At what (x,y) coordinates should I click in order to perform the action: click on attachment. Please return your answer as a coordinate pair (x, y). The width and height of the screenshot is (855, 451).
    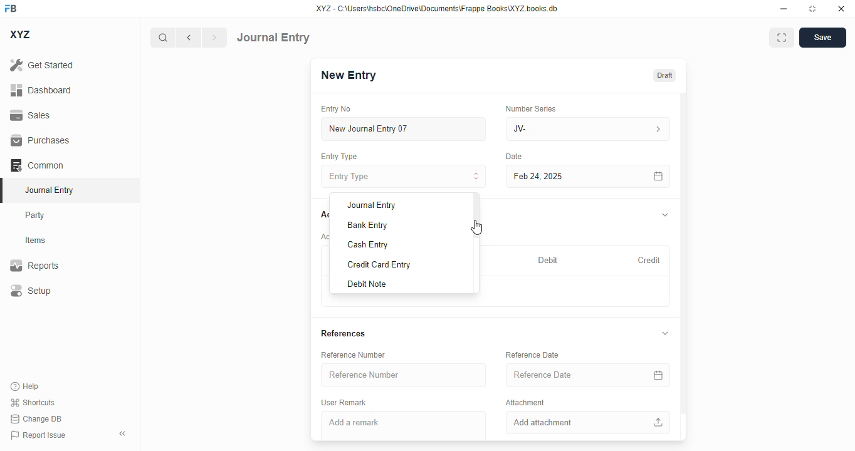
    Looking at the image, I should click on (525, 402).